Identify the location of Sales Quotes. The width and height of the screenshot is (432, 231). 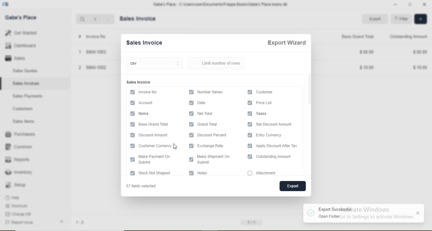
(29, 71).